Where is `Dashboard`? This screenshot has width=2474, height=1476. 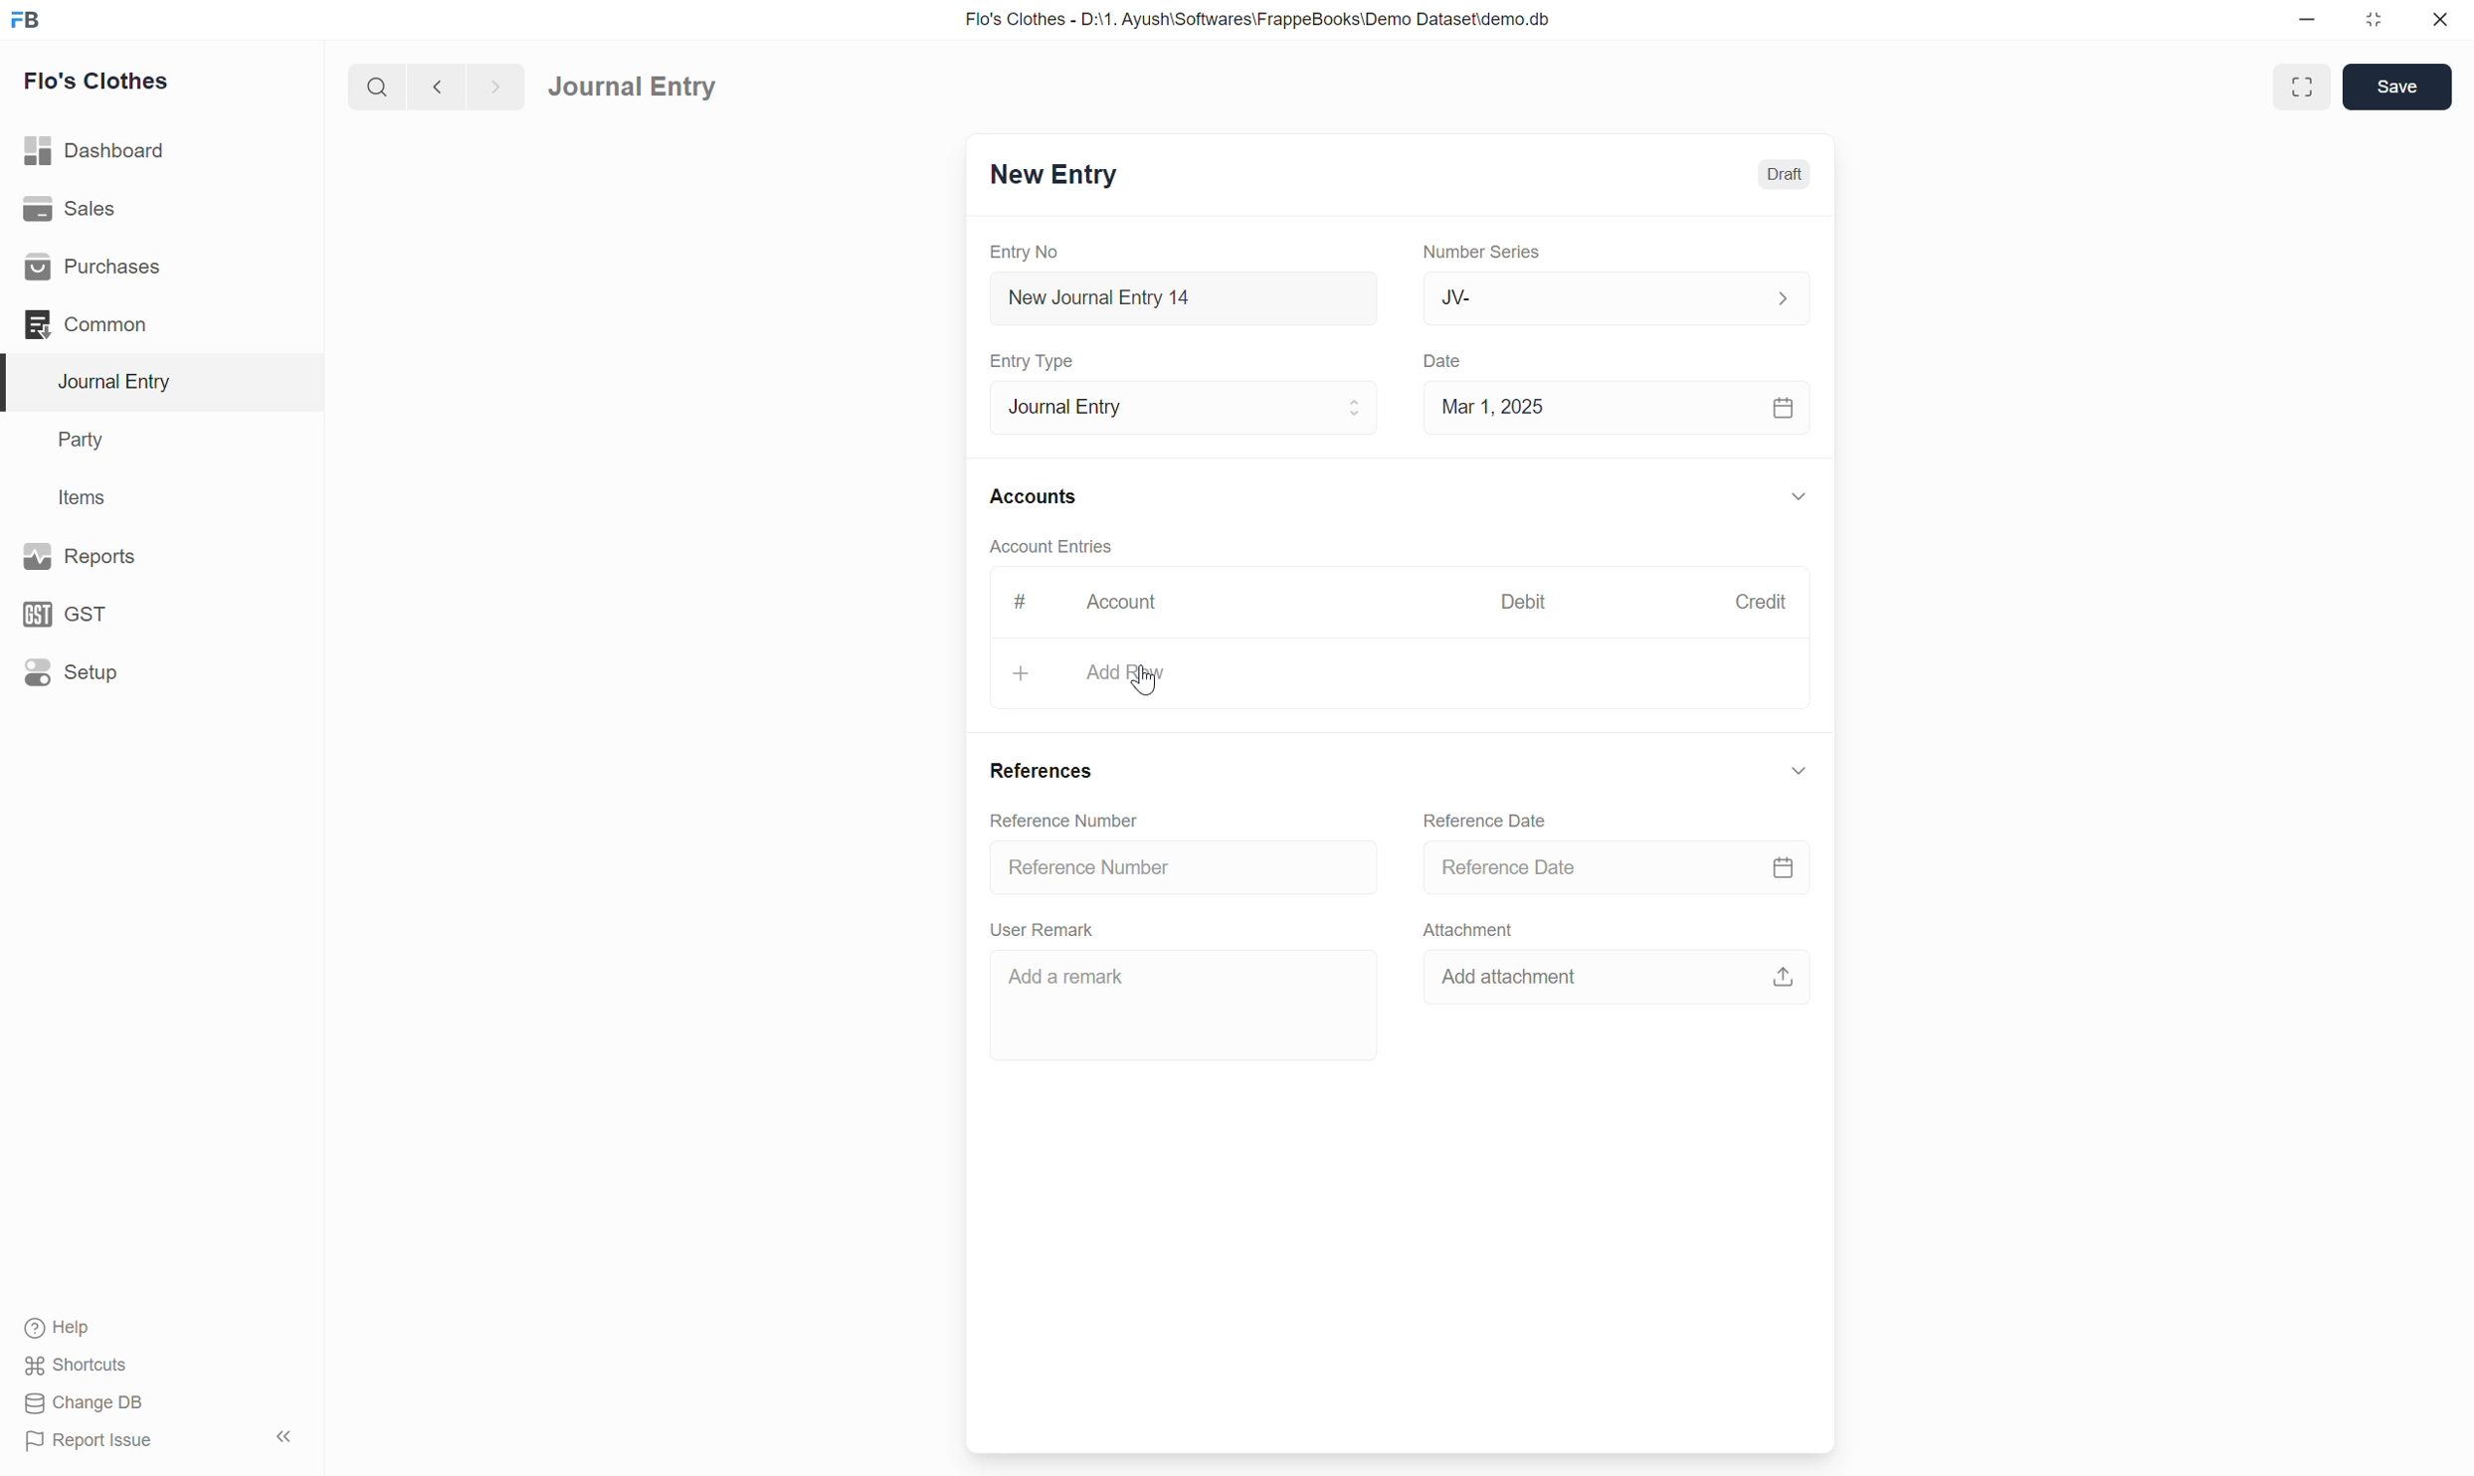 Dashboard is located at coordinates (96, 149).